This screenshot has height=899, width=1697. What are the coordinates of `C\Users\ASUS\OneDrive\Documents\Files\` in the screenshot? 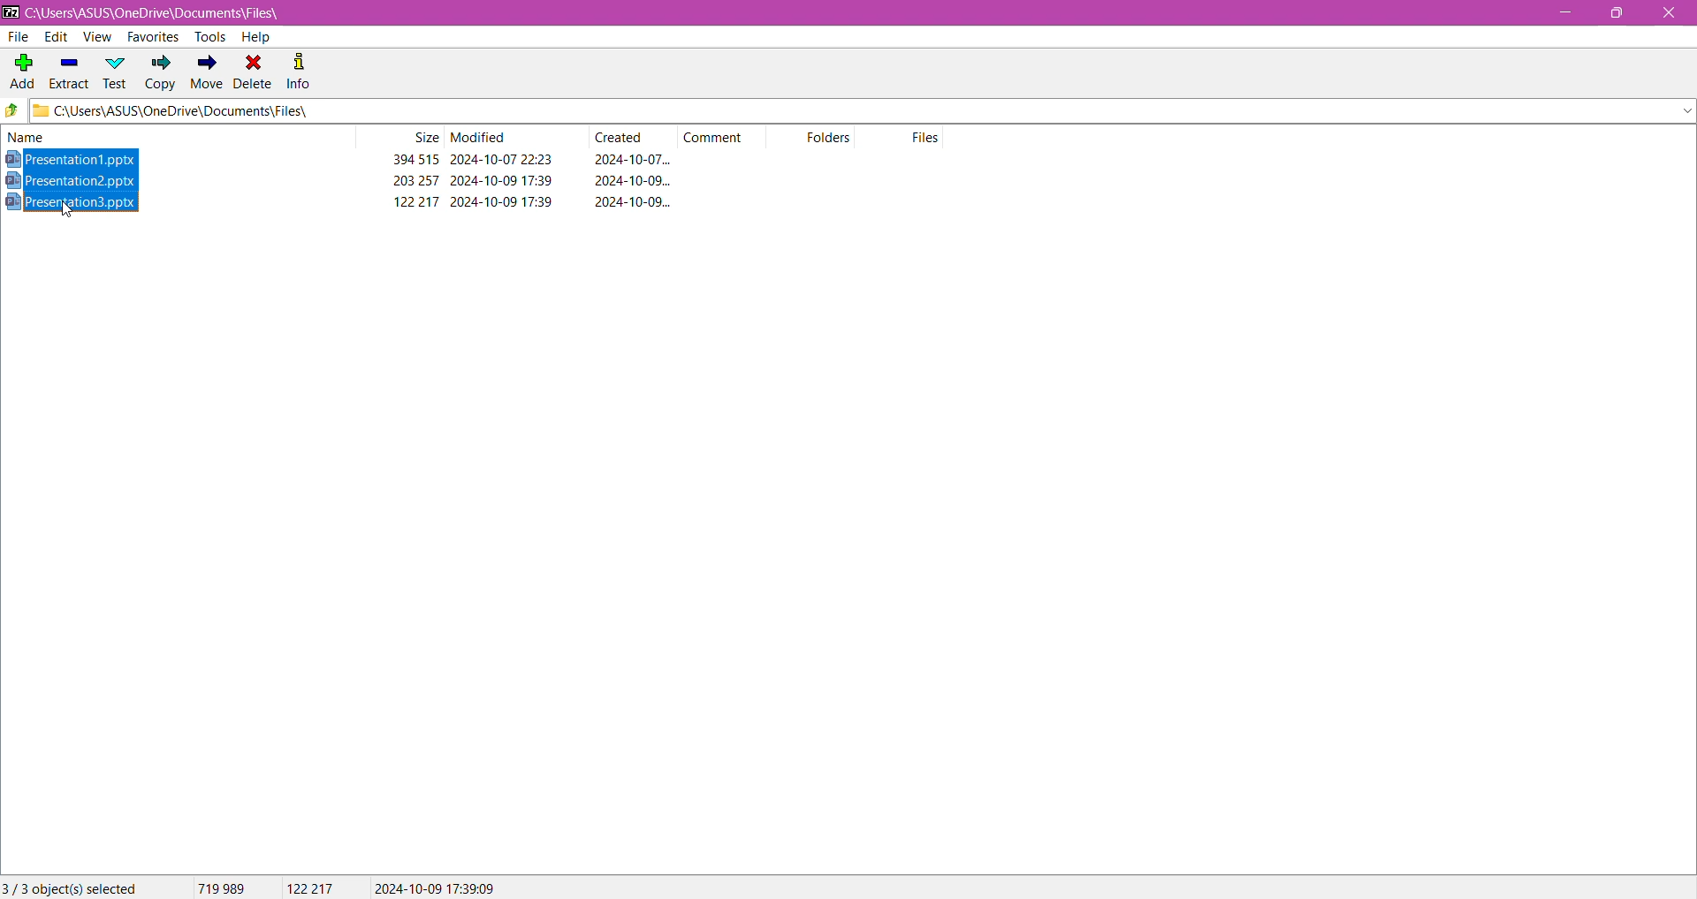 It's located at (202, 112).